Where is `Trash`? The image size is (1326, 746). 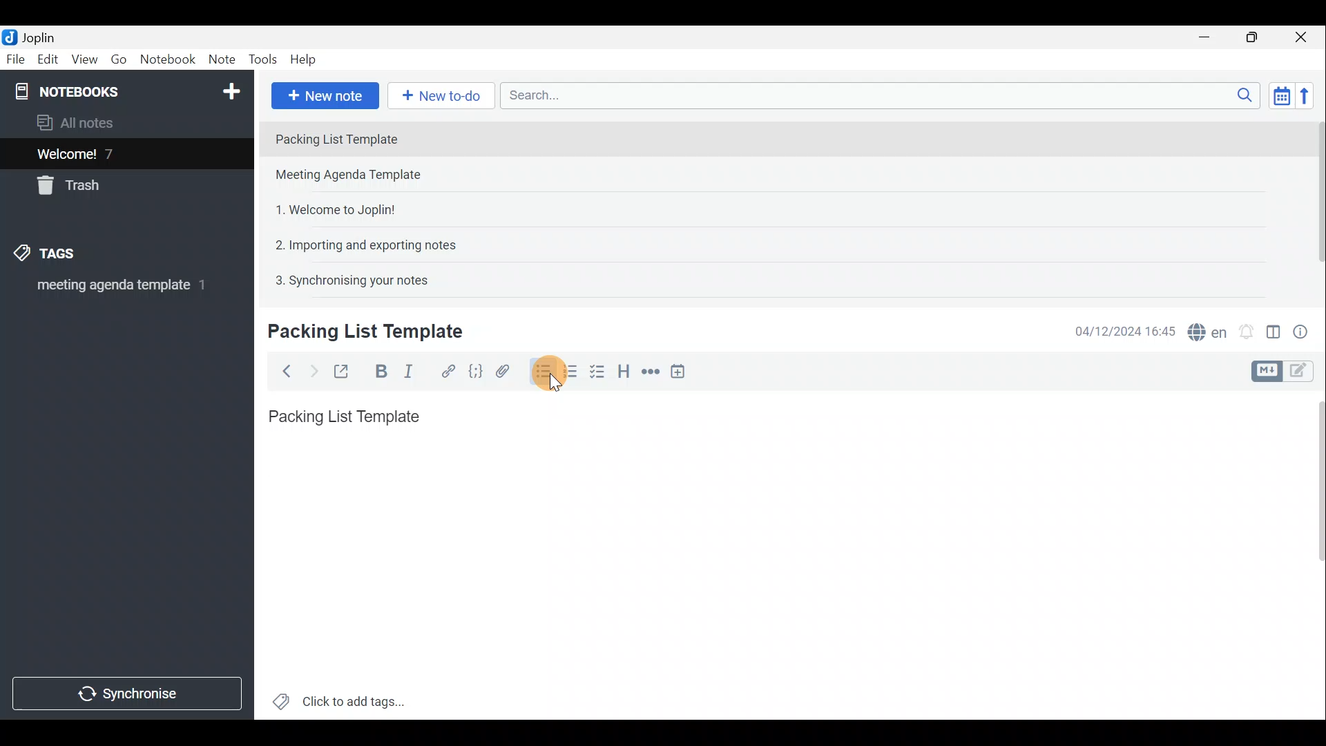 Trash is located at coordinates (74, 188).